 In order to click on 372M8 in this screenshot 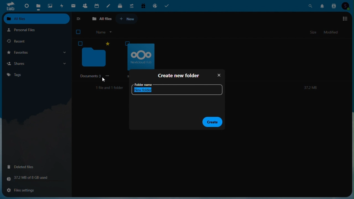, I will do `click(311, 88)`.